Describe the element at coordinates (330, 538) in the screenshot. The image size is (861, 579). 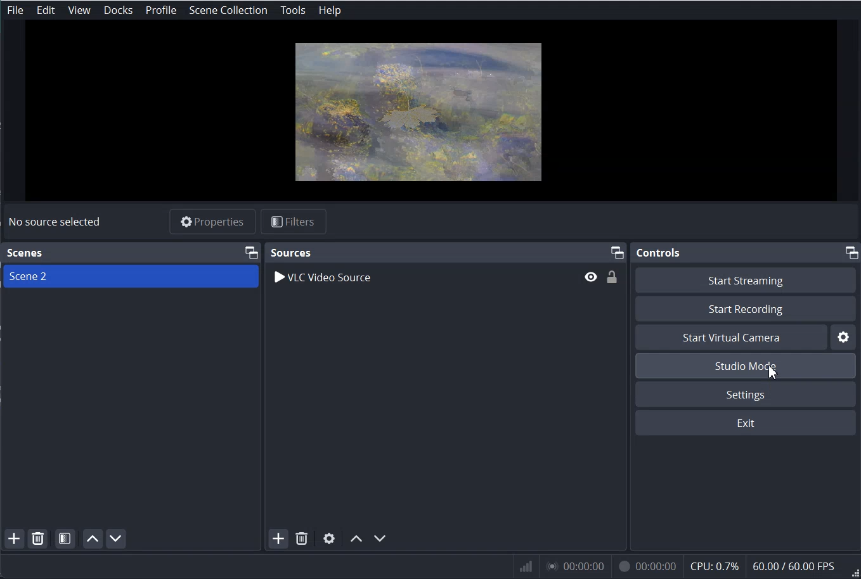
I see `Open Source Properties` at that location.